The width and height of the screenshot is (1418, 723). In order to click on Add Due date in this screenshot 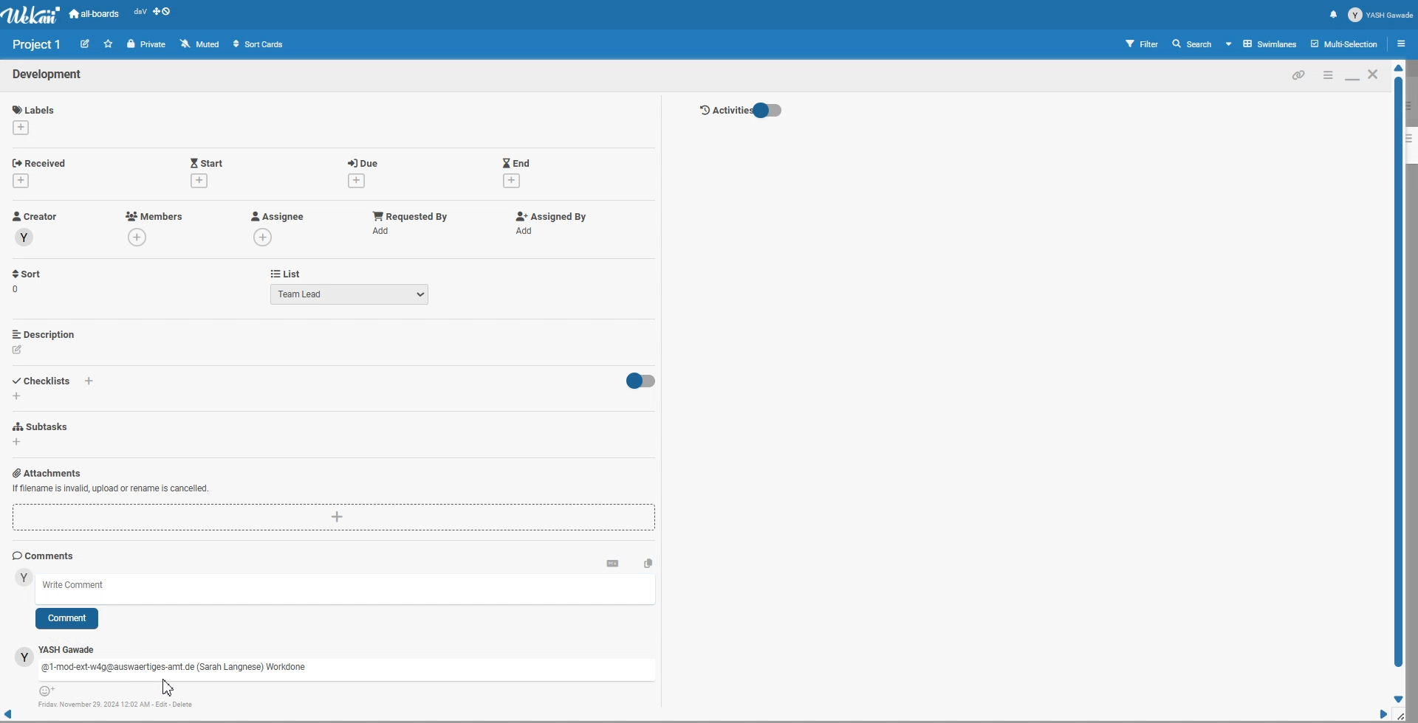, I will do `click(365, 161)`.